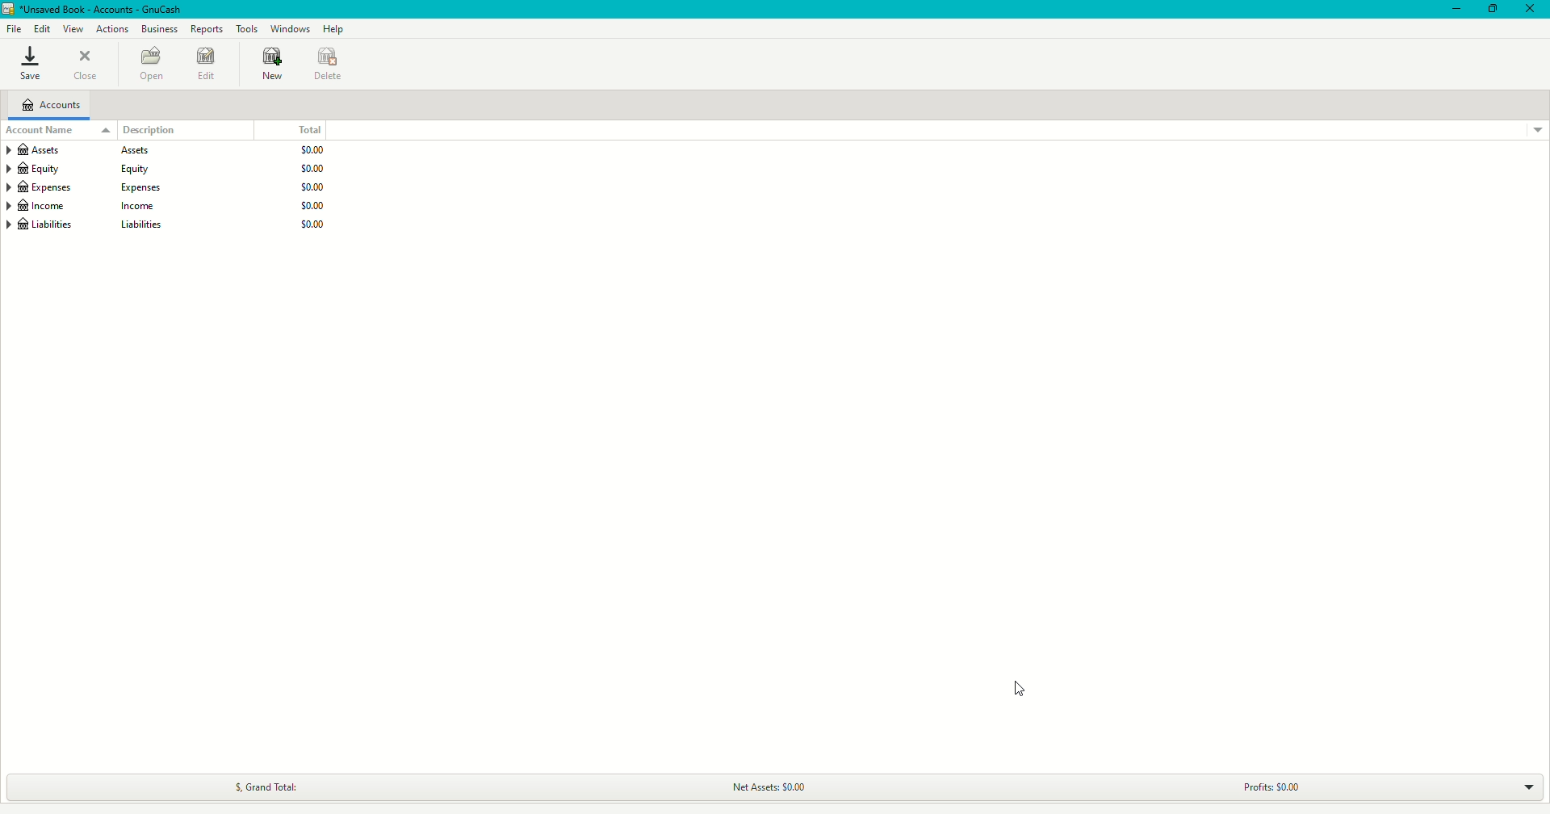  Describe the element at coordinates (207, 65) in the screenshot. I see `Edit` at that location.